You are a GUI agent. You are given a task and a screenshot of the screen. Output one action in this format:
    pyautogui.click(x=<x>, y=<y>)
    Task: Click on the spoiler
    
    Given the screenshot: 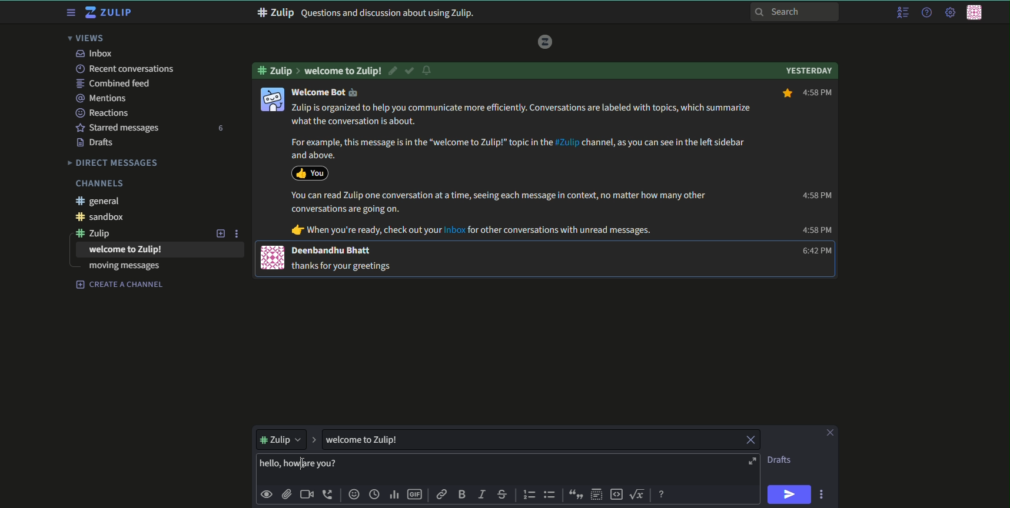 What is the action you would take?
    pyautogui.click(x=597, y=494)
    